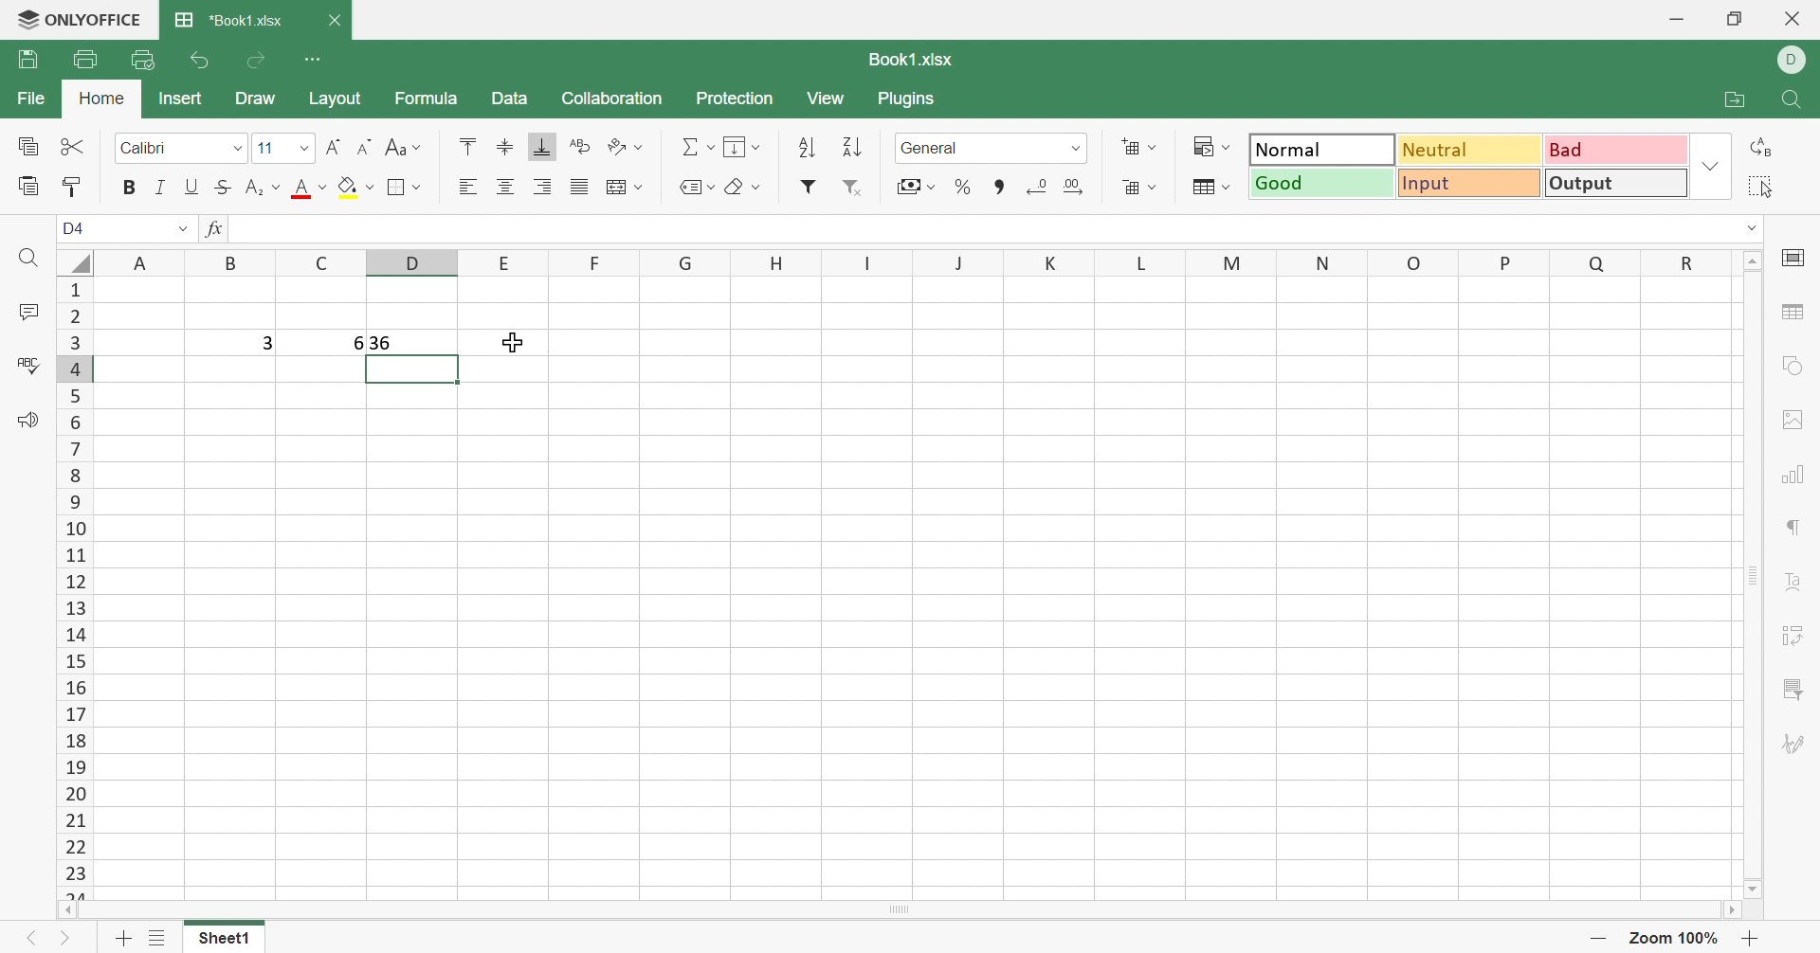  I want to click on Subscript, so click(264, 189).